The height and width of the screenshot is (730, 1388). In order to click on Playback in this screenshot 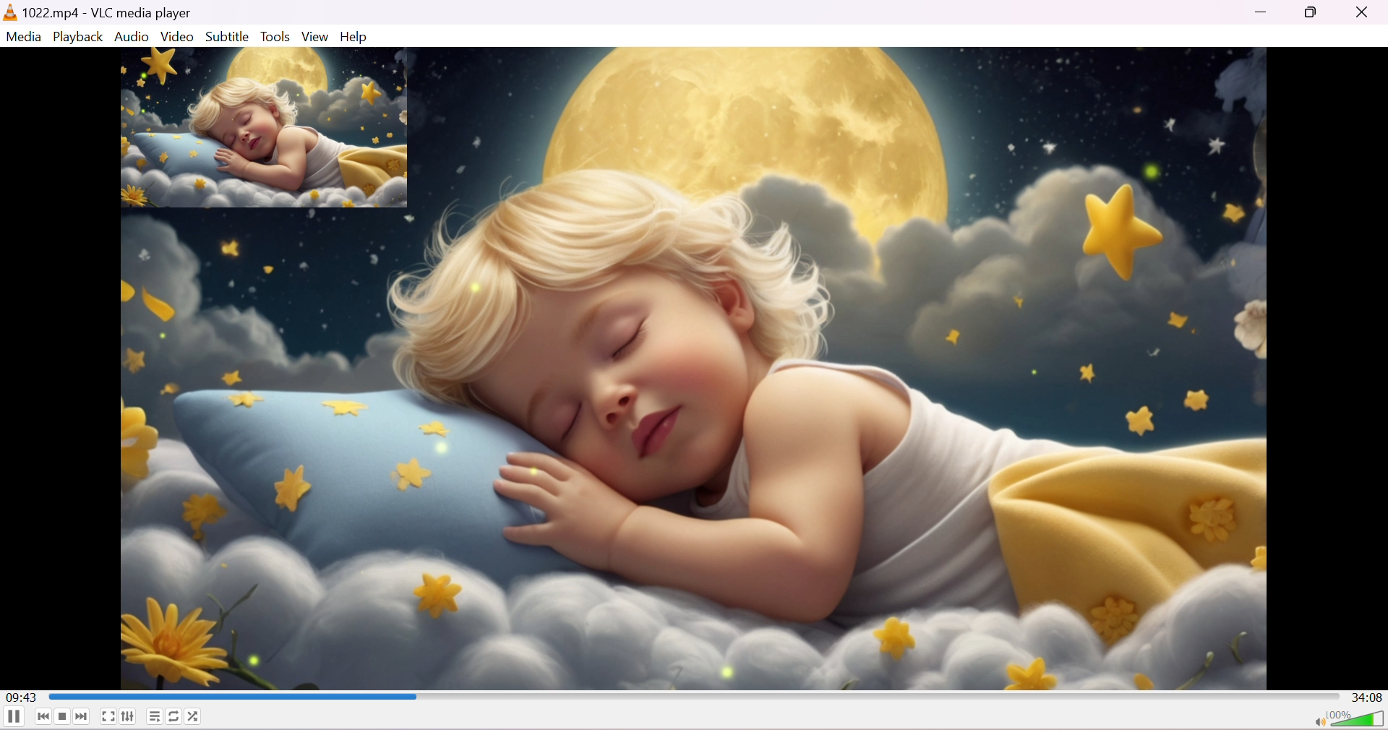, I will do `click(78, 38)`.